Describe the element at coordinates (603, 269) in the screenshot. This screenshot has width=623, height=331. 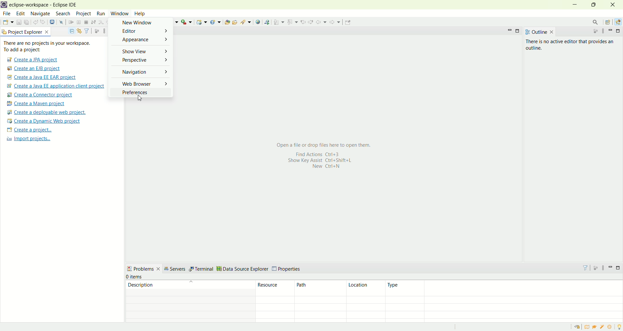
I see `view menu` at that location.